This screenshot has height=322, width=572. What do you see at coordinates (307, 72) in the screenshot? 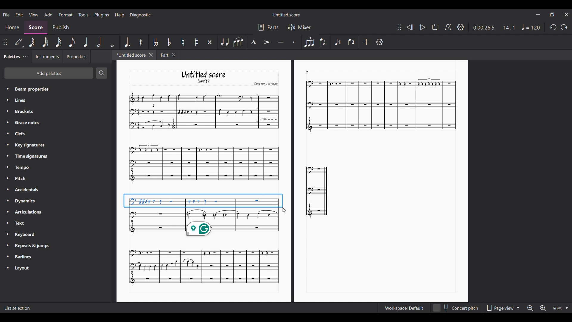
I see `2` at bounding box center [307, 72].